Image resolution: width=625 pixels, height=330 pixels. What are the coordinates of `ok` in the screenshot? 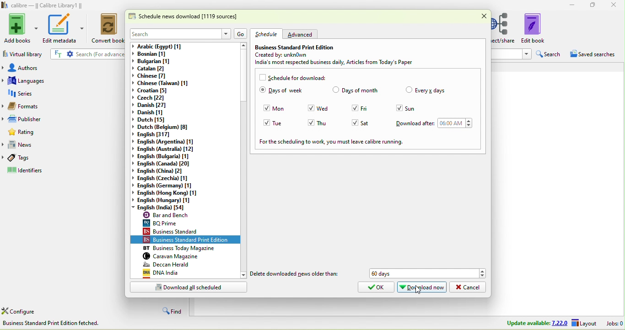 It's located at (374, 287).